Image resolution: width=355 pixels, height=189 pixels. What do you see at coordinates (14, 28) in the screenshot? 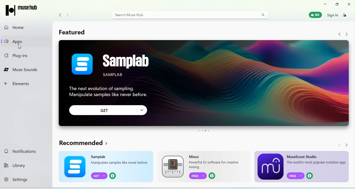
I see `Home tab` at bounding box center [14, 28].